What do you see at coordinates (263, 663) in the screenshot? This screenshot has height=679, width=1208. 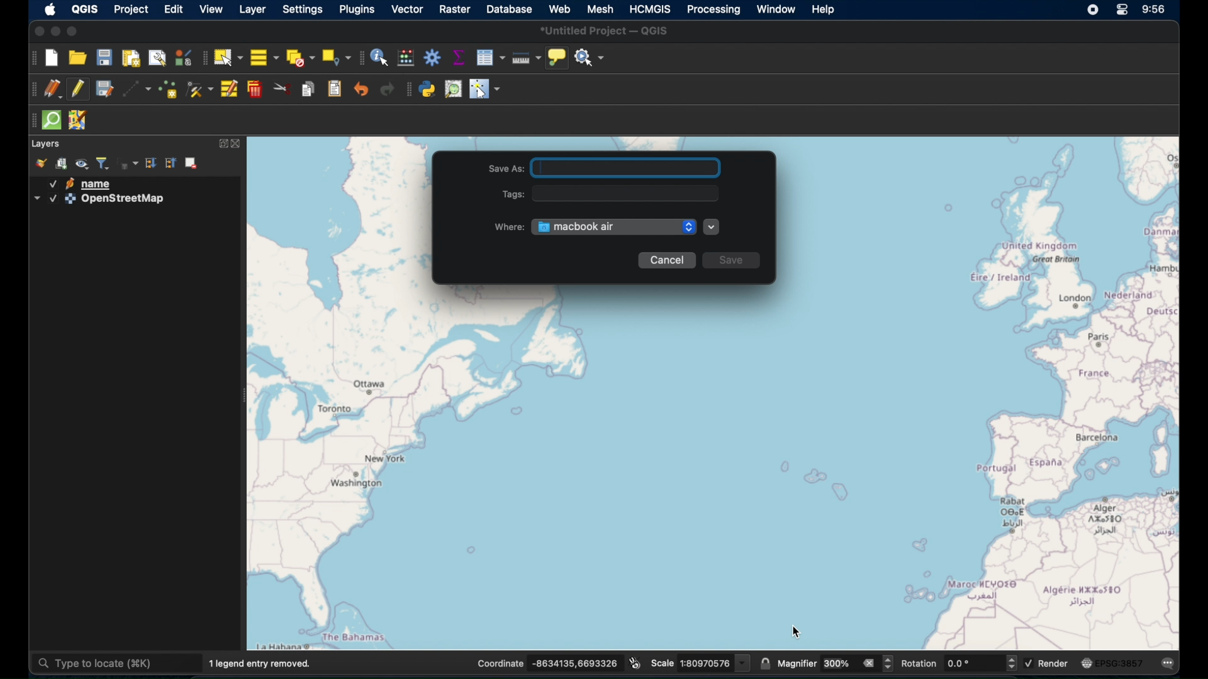 I see `1 legend entry removed` at bounding box center [263, 663].